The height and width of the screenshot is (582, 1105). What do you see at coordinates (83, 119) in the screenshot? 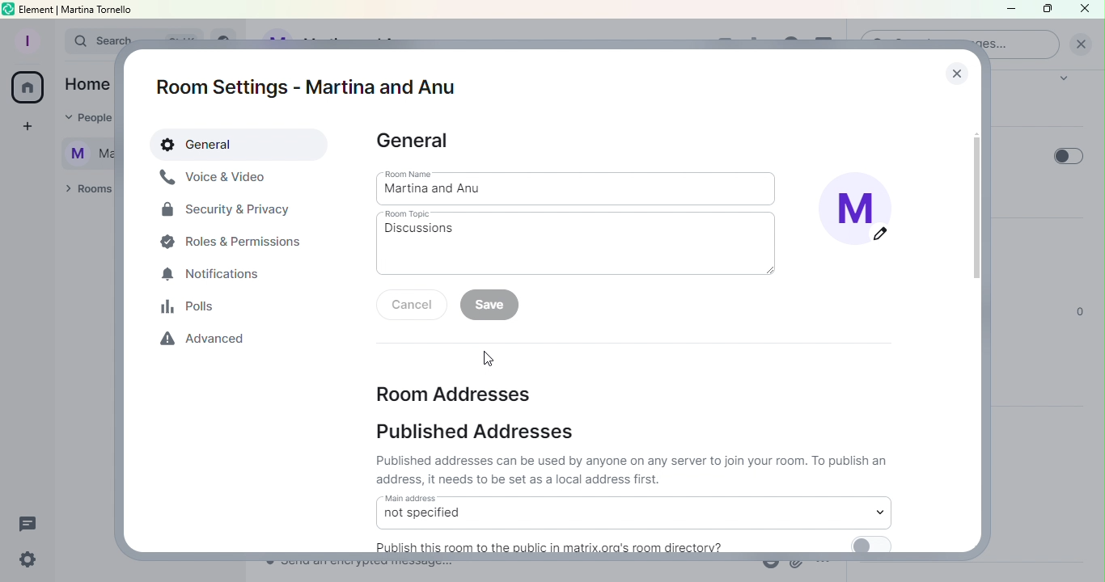
I see `People` at bounding box center [83, 119].